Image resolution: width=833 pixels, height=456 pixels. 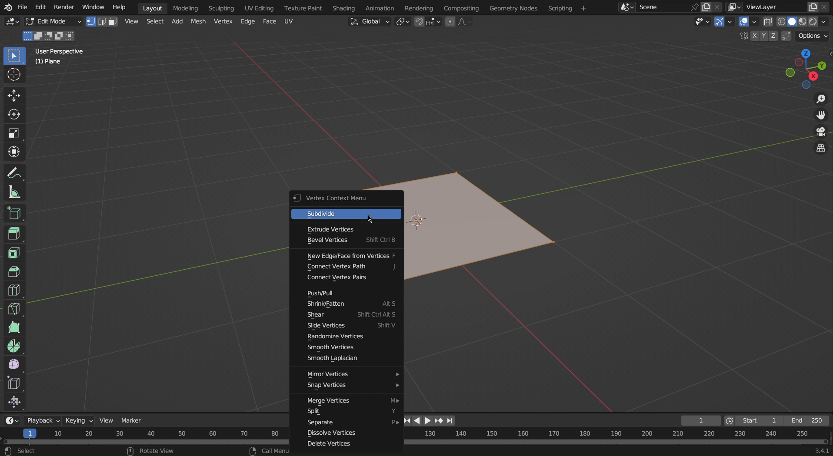 I want to click on Proportional Editing, so click(x=457, y=23).